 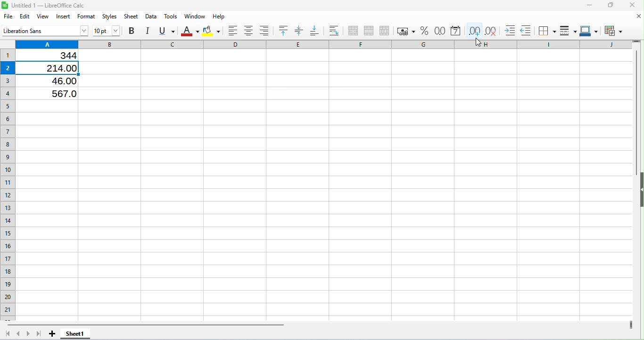 I want to click on Tools, so click(x=170, y=16).